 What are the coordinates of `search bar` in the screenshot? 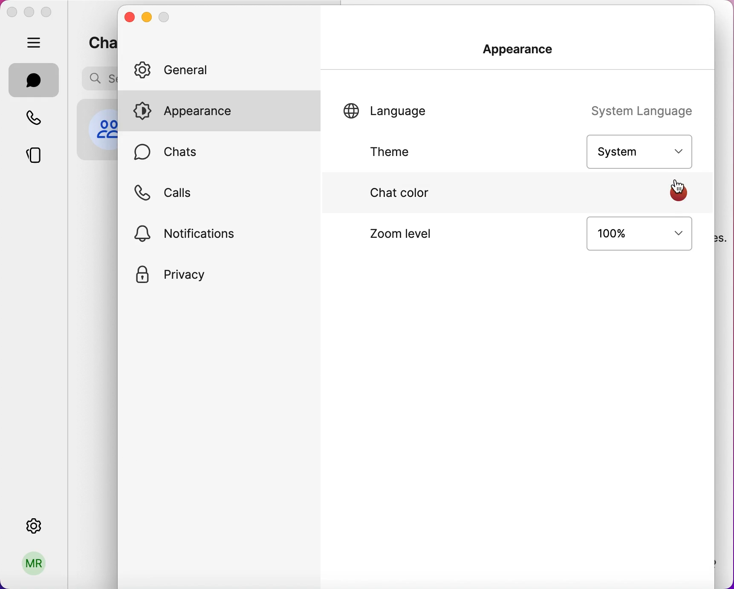 It's located at (97, 78).